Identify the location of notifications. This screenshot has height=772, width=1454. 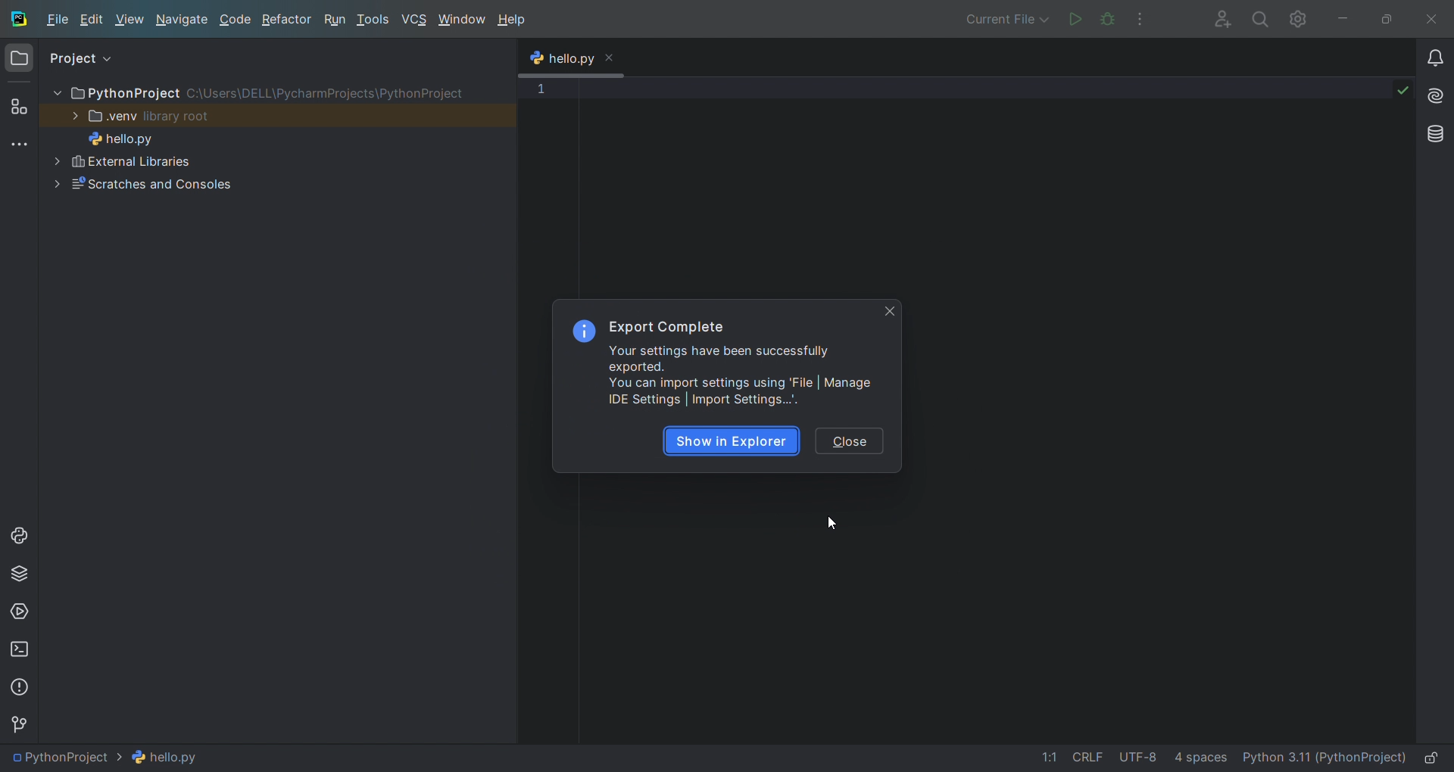
(1434, 60).